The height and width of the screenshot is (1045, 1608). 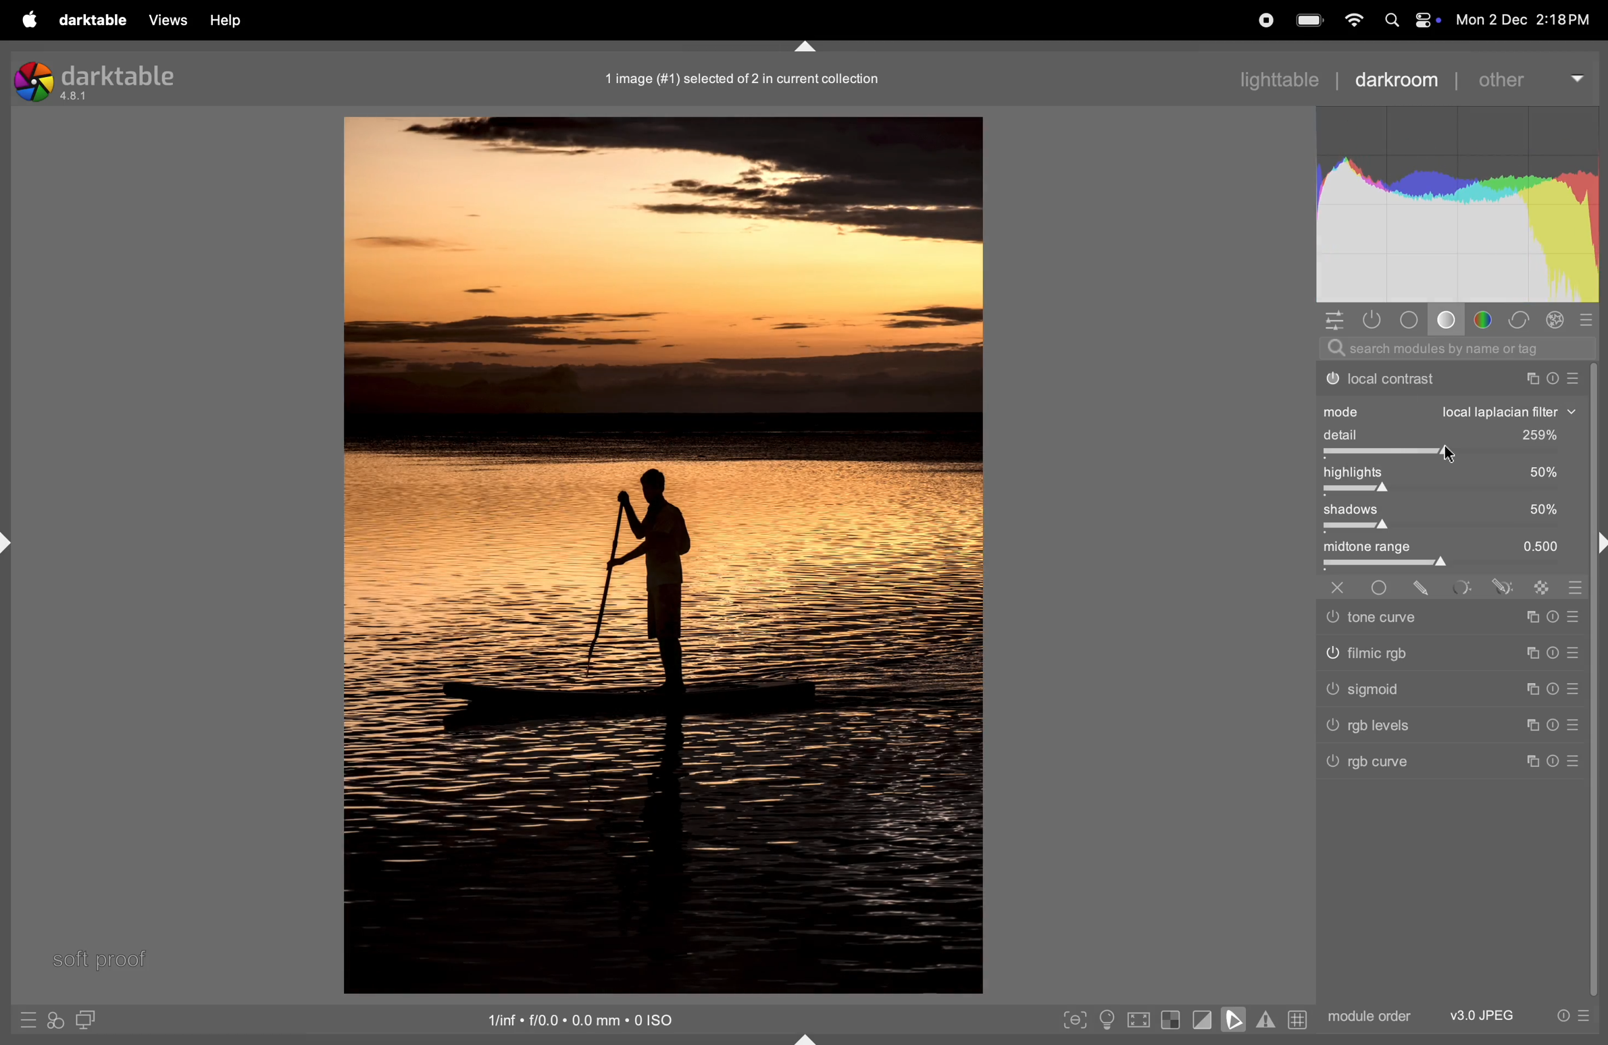 I want to click on show only active modules, so click(x=1372, y=320).